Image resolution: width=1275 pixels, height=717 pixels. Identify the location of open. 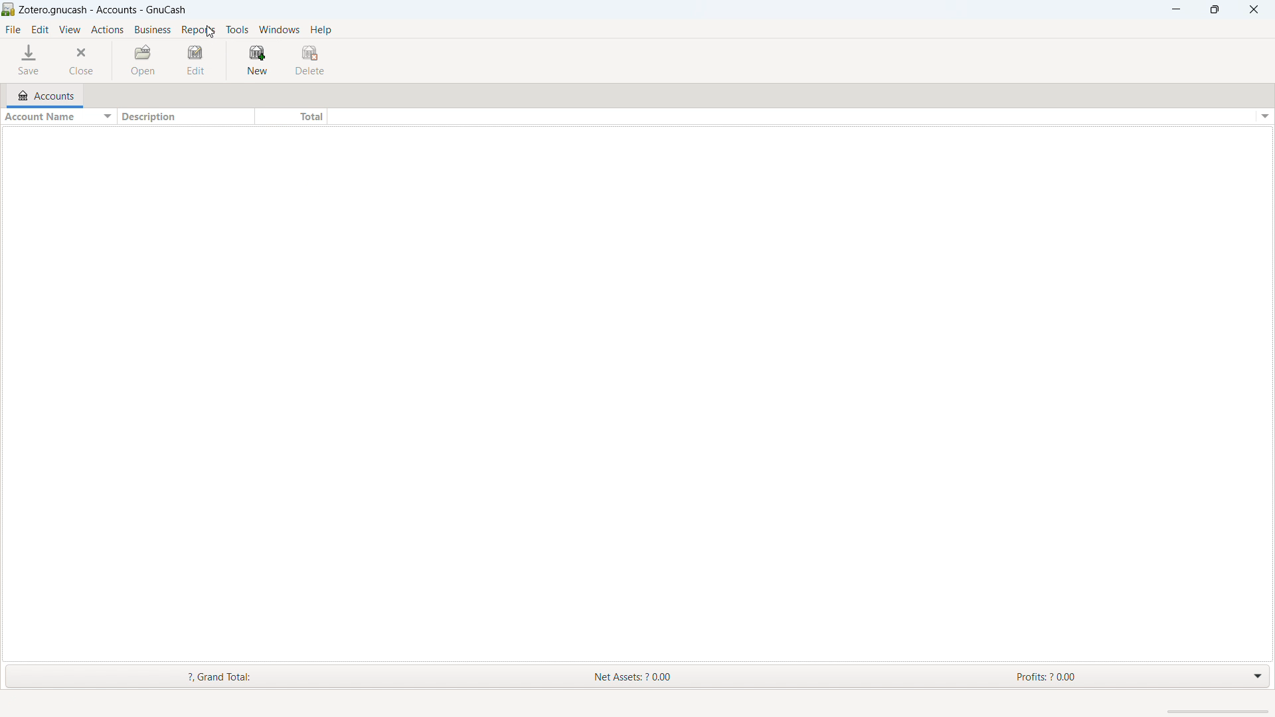
(145, 60).